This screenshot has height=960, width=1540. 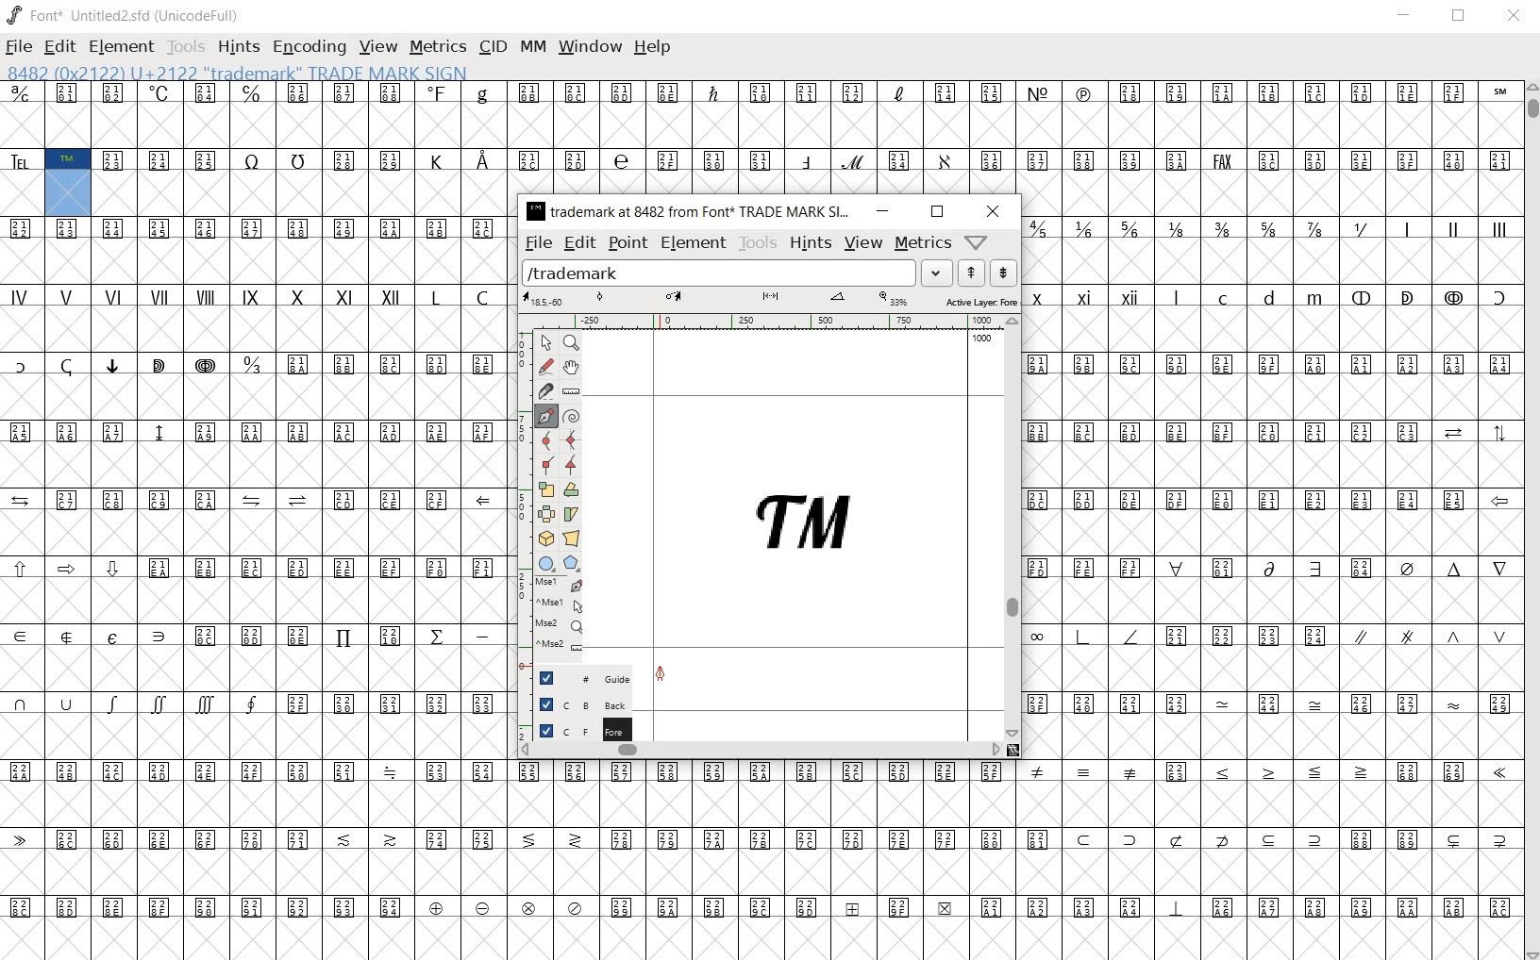 What do you see at coordinates (392, 386) in the screenshot?
I see `symbols` at bounding box center [392, 386].